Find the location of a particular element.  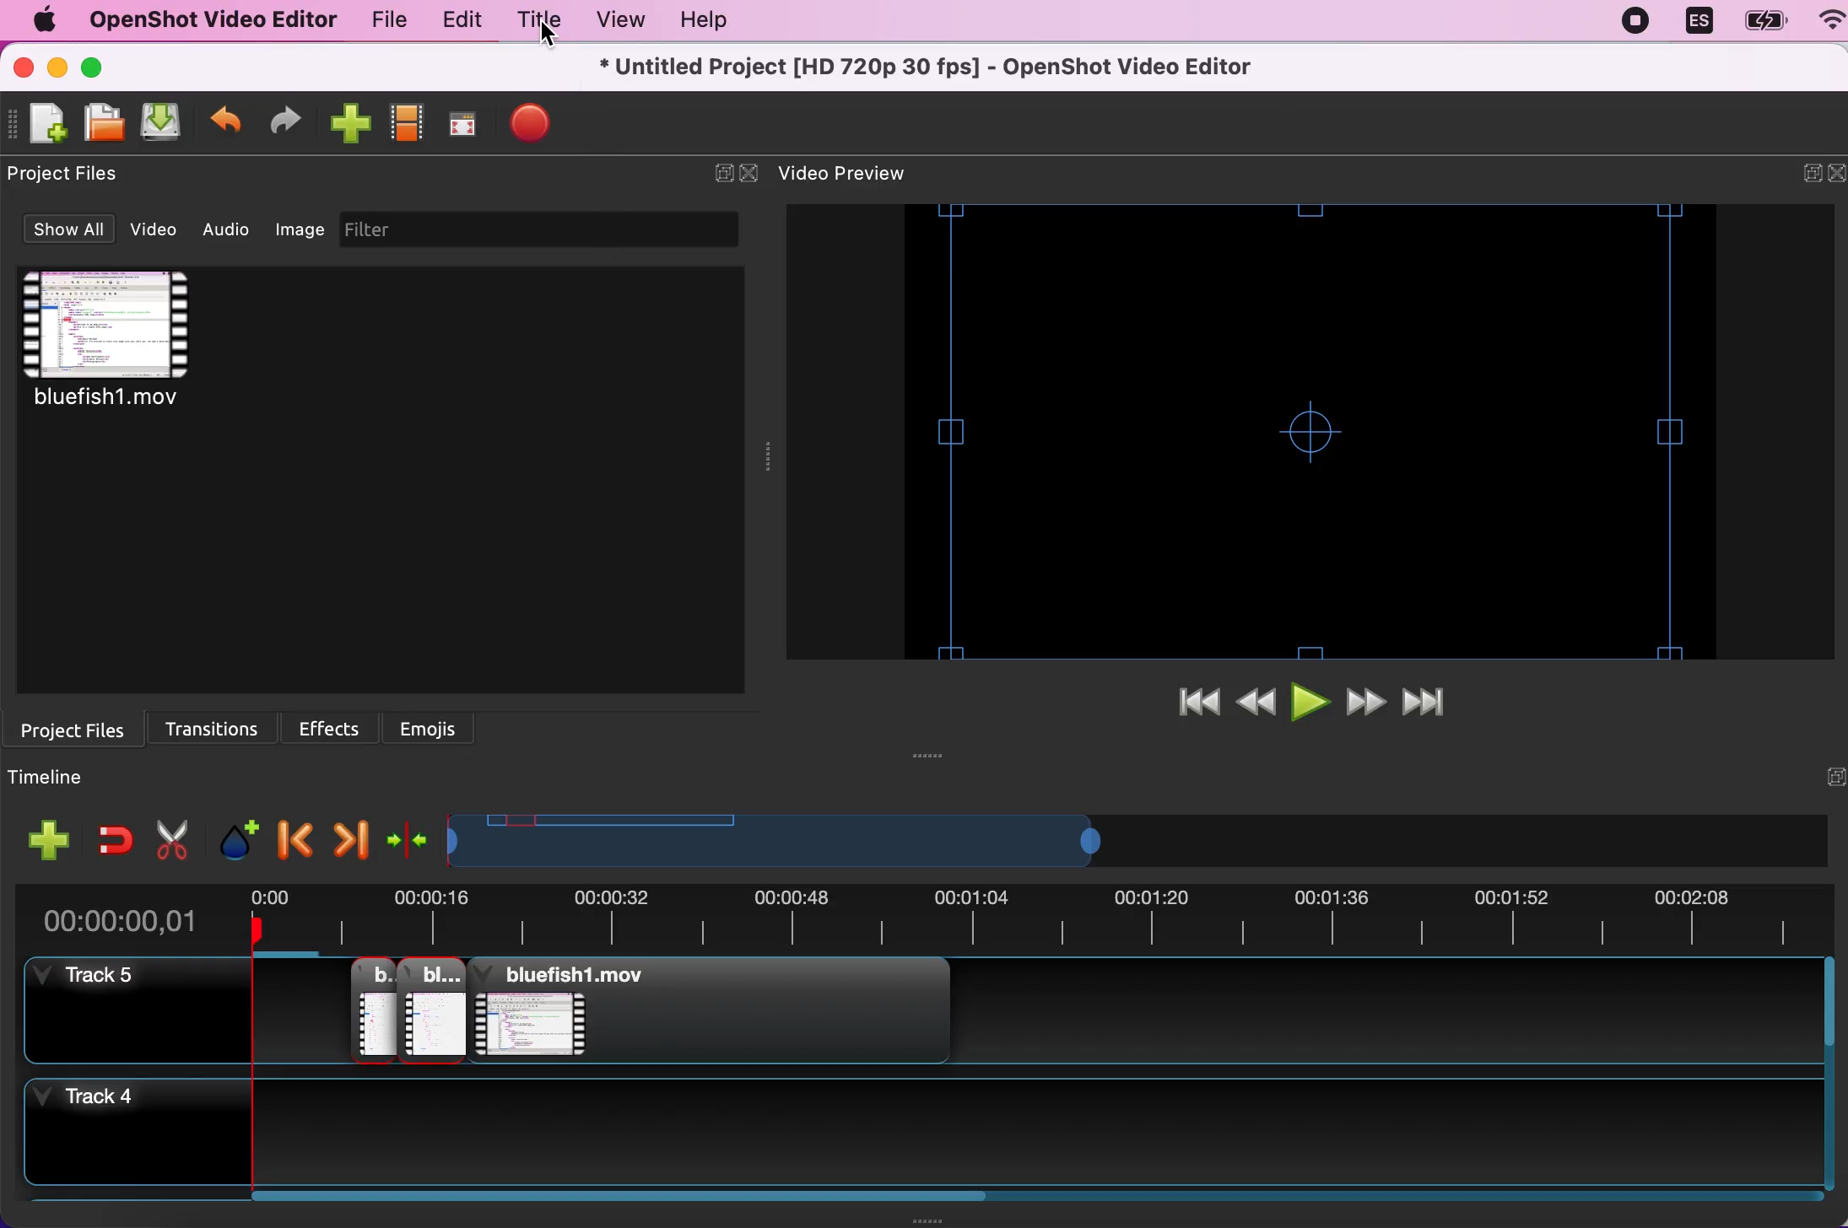

save project is located at coordinates (159, 123).